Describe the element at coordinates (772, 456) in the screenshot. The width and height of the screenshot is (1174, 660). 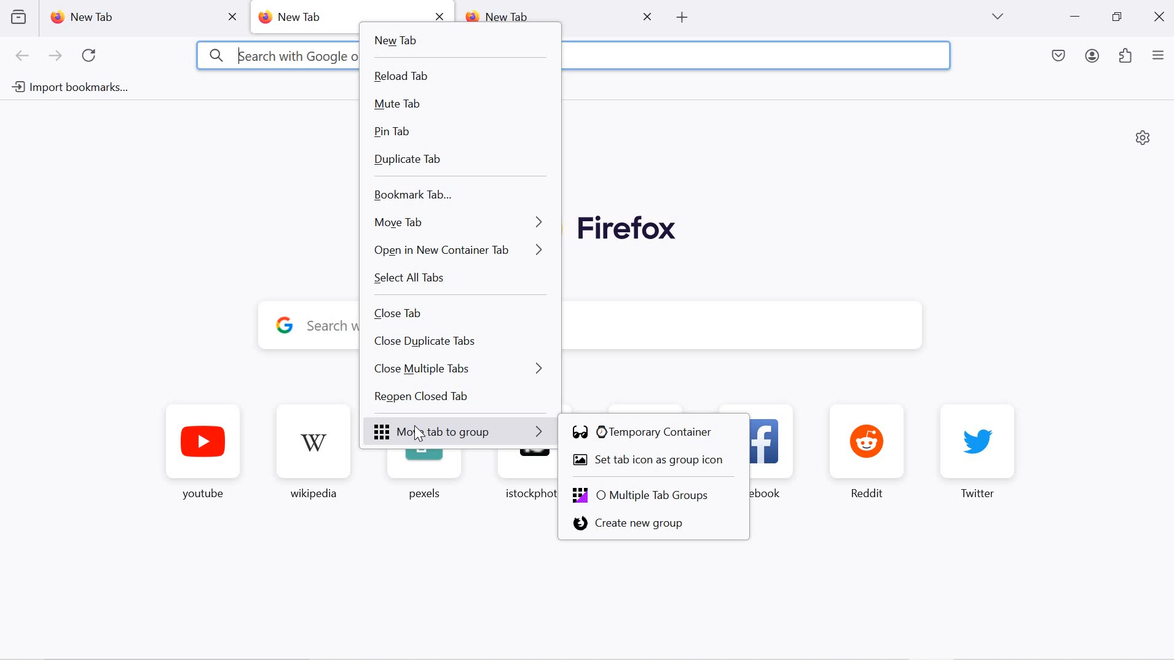
I see `facebook favorite` at that location.